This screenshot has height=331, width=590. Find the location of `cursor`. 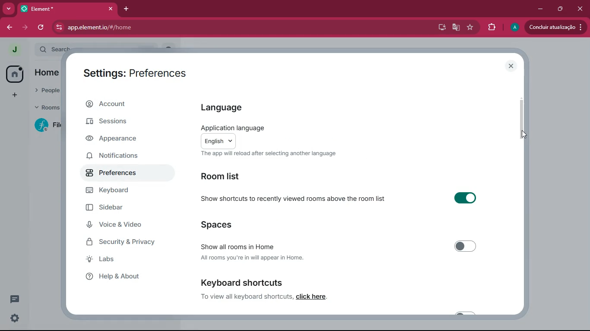

cursor is located at coordinates (519, 135).